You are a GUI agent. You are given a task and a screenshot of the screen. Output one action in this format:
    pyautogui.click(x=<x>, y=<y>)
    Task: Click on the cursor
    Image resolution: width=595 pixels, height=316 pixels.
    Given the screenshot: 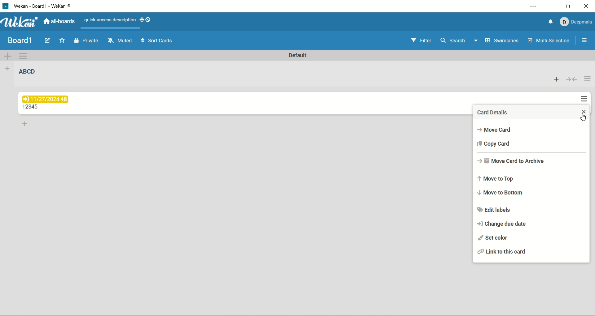 What is the action you would take?
    pyautogui.click(x=585, y=118)
    